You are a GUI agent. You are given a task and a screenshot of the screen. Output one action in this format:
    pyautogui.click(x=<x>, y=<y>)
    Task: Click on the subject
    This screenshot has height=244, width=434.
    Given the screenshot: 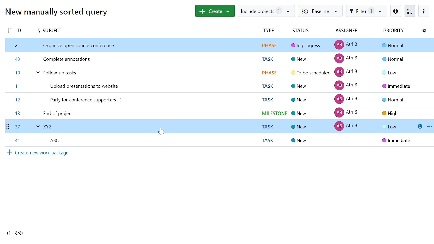 What is the action you would take?
    pyautogui.click(x=144, y=31)
    